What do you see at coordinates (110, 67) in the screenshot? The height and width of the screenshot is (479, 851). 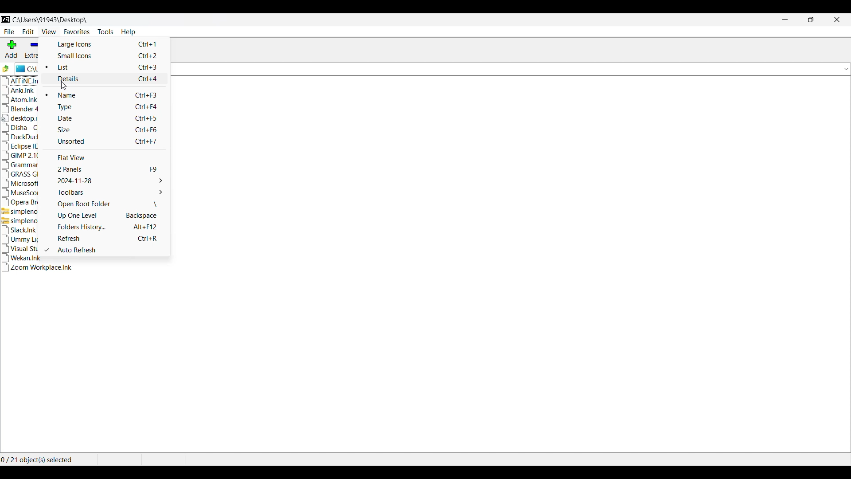 I see `List` at bounding box center [110, 67].